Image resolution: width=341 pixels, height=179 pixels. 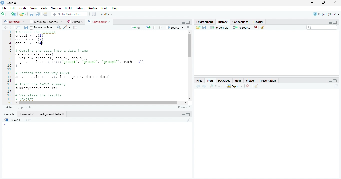 I want to click on Minimize, so click(x=330, y=82).